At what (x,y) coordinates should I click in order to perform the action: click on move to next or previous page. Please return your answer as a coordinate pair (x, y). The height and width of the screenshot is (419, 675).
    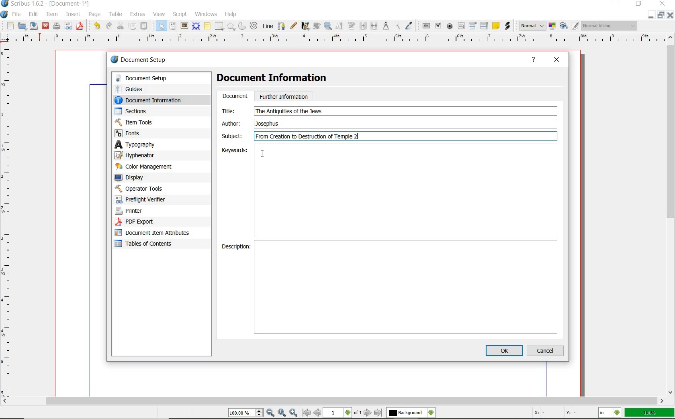
    Looking at the image, I should click on (343, 413).